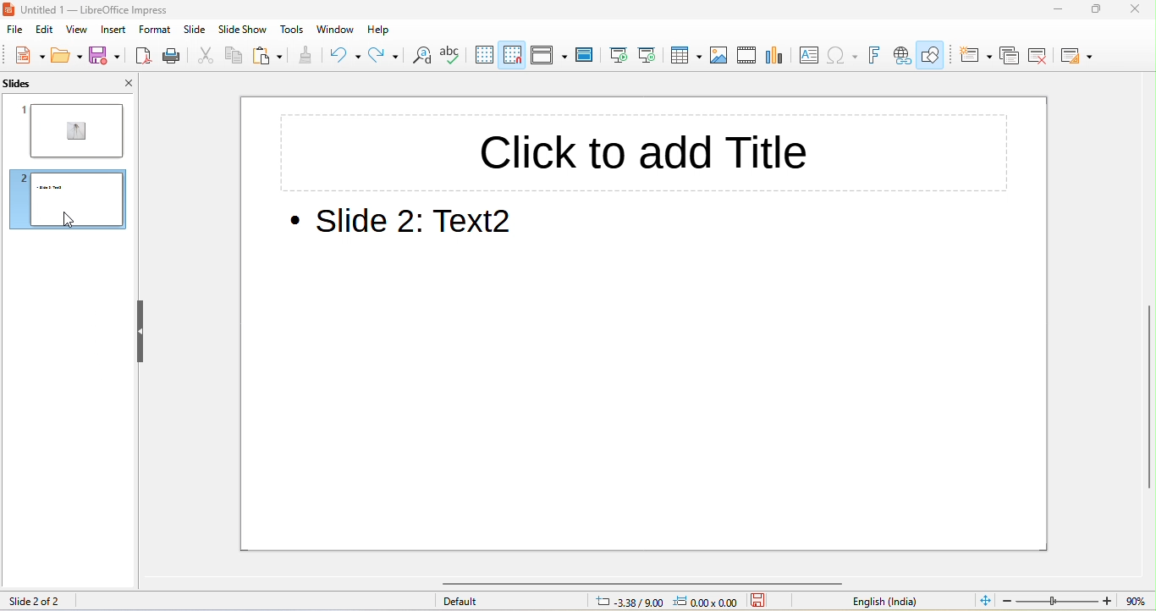 The image size is (1156, 611). What do you see at coordinates (877, 601) in the screenshot?
I see `text language` at bounding box center [877, 601].